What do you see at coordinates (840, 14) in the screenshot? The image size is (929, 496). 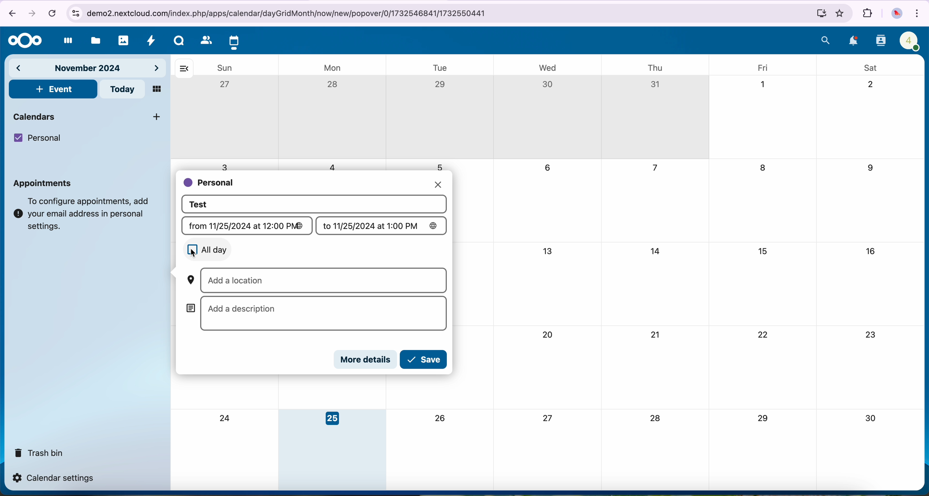 I see `favorites` at bounding box center [840, 14].